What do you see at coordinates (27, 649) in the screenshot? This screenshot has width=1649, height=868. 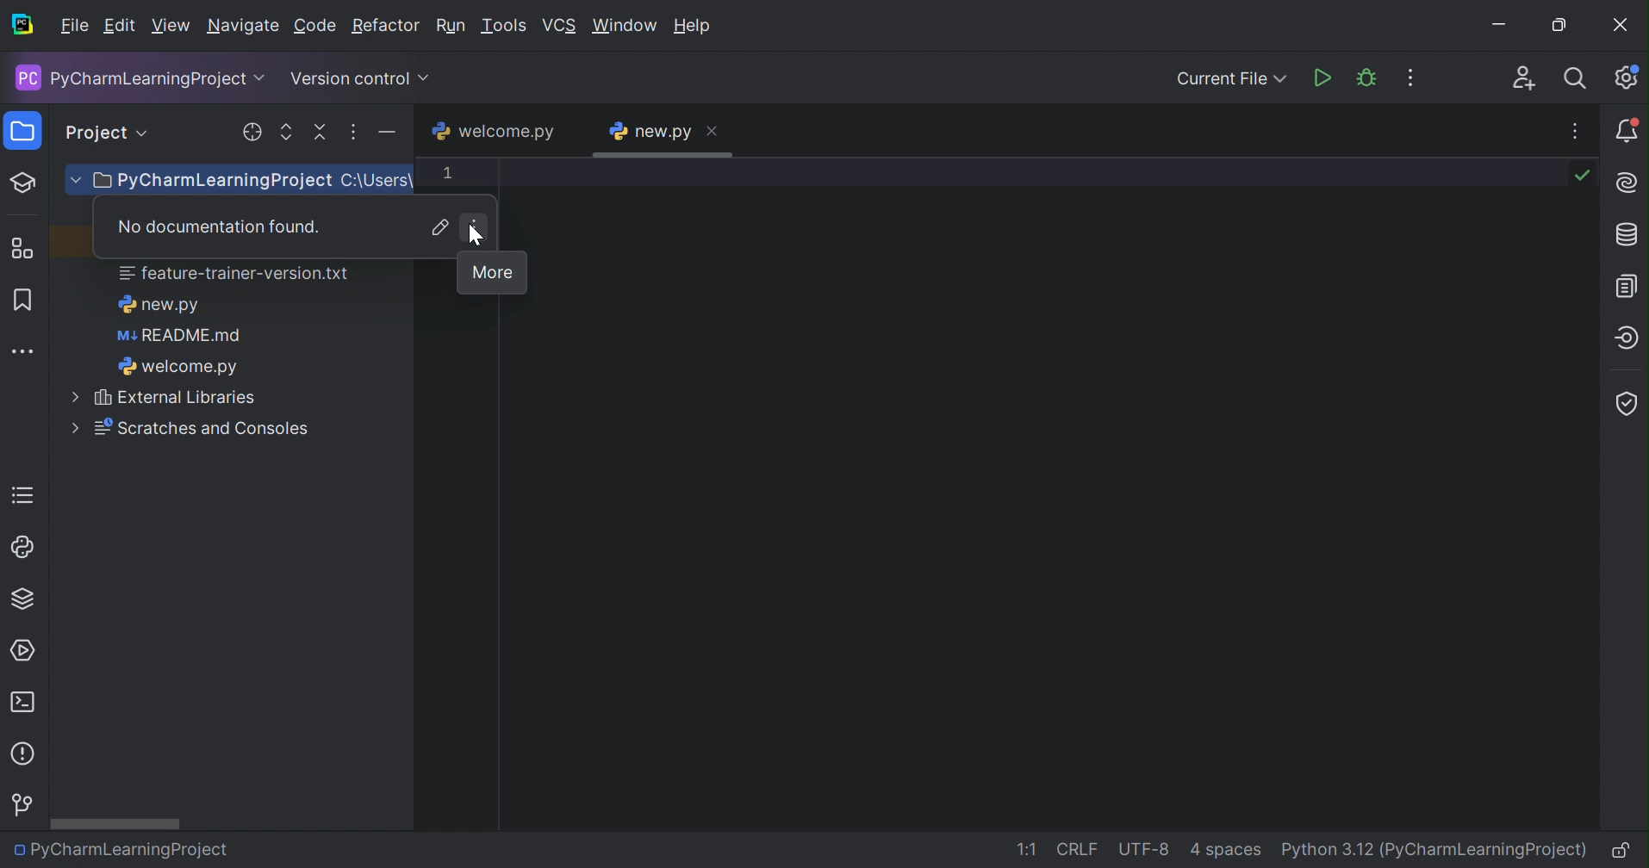 I see `services` at bounding box center [27, 649].